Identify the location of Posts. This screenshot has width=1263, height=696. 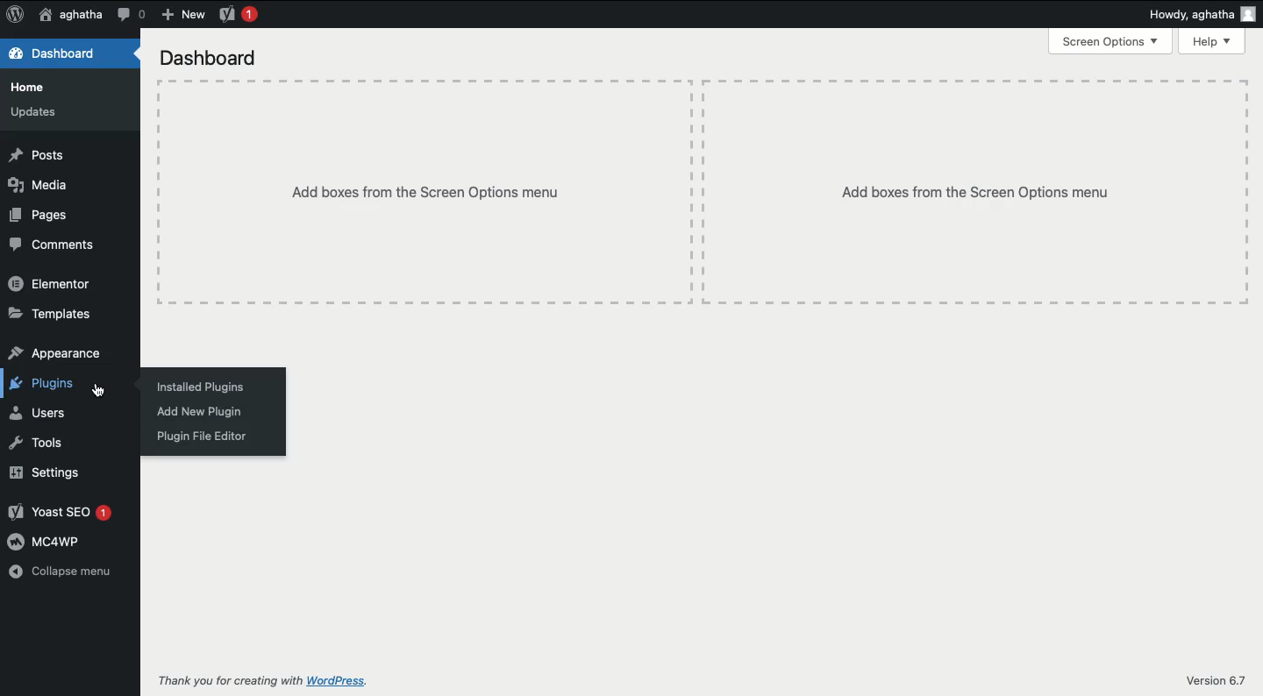
(35, 154).